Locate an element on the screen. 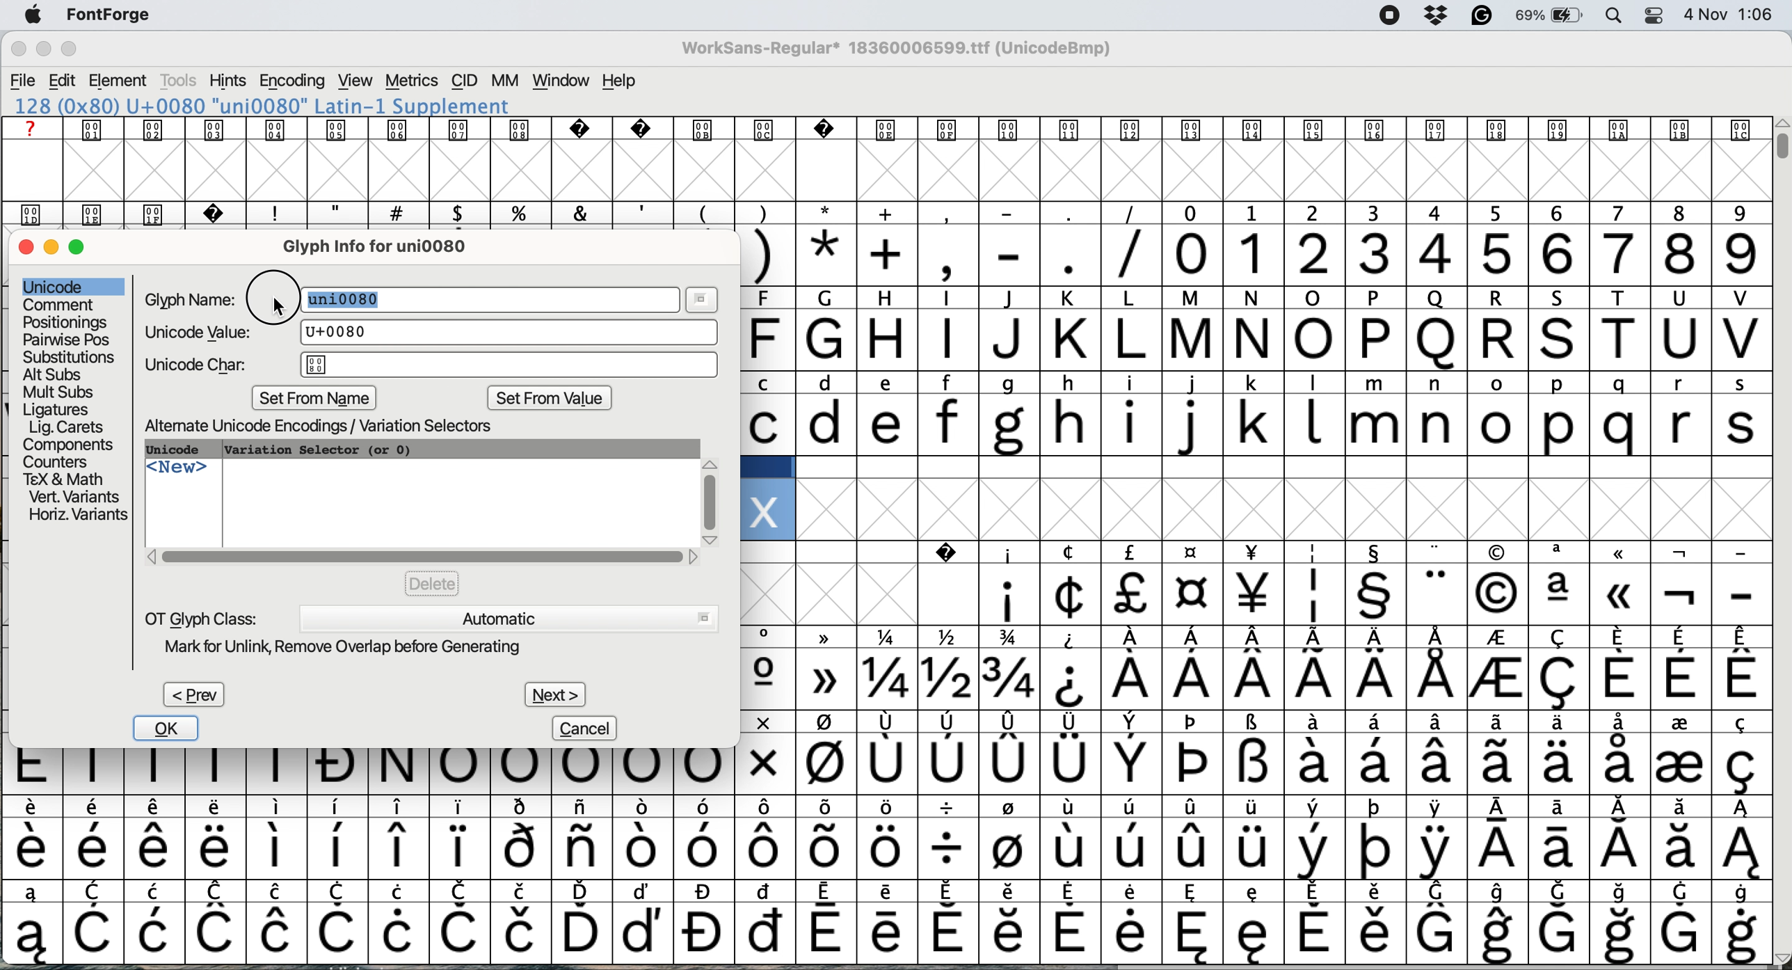 The height and width of the screenshot is (970, 1792). special characters is located at coordinates (1258, 724).